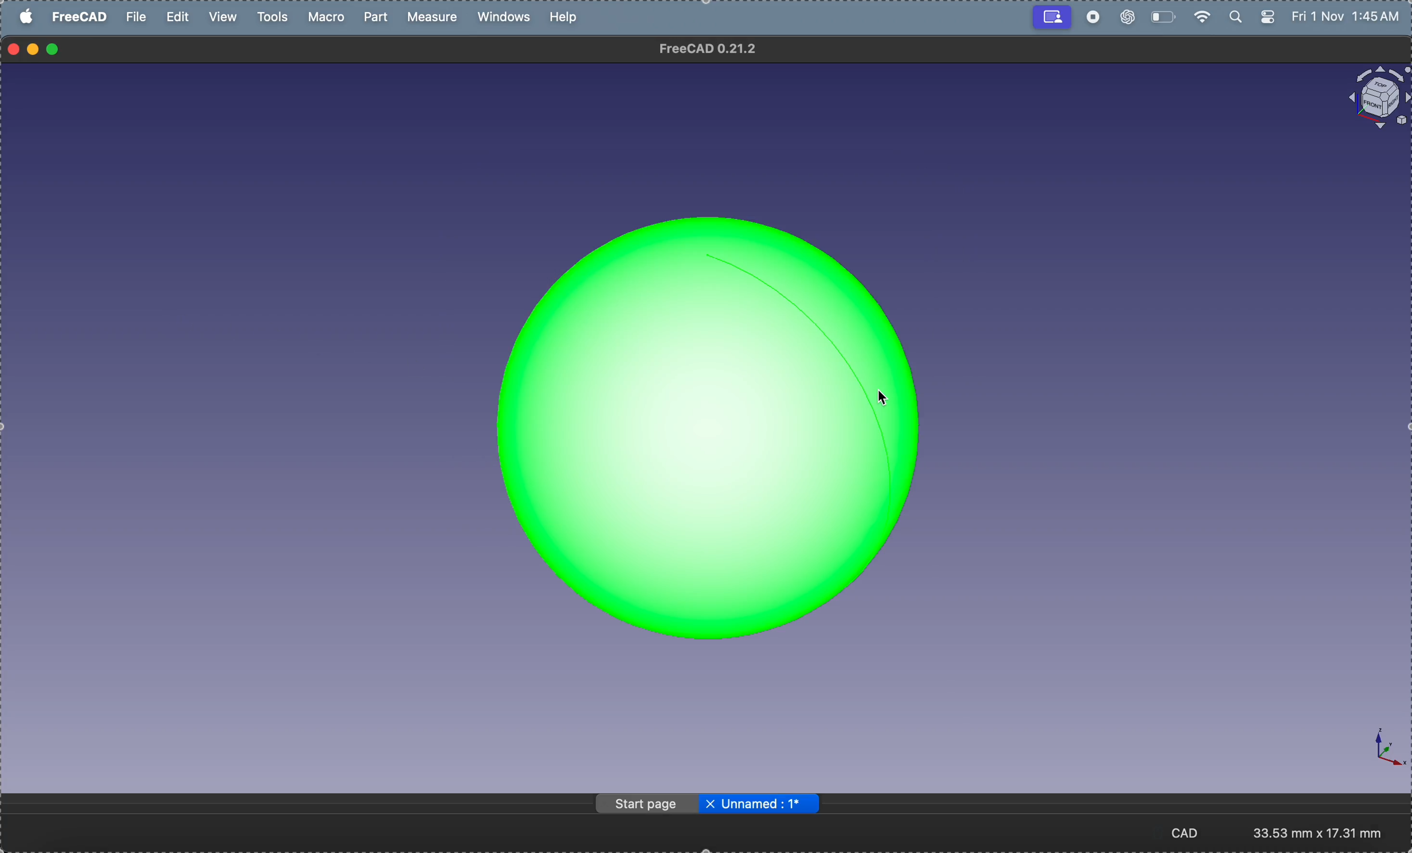 This screenshot has width=1412, height=853. Describe the element at coordinates (56, 49) in the screenshot. I see `maximize` at that location.